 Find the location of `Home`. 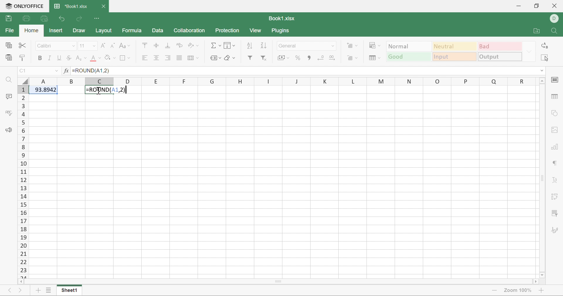

Home is located at coordinates (31, 30).